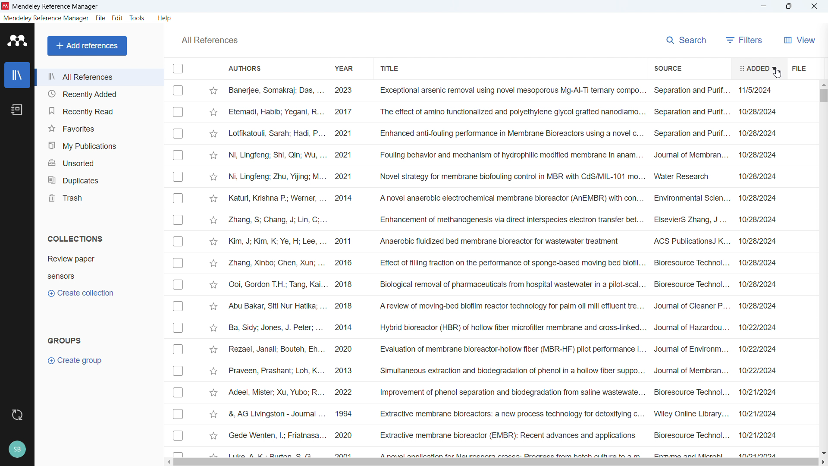 Image resolution: width=828 pixels, height=466 pixels. I want to click on view , so click(798, 40).